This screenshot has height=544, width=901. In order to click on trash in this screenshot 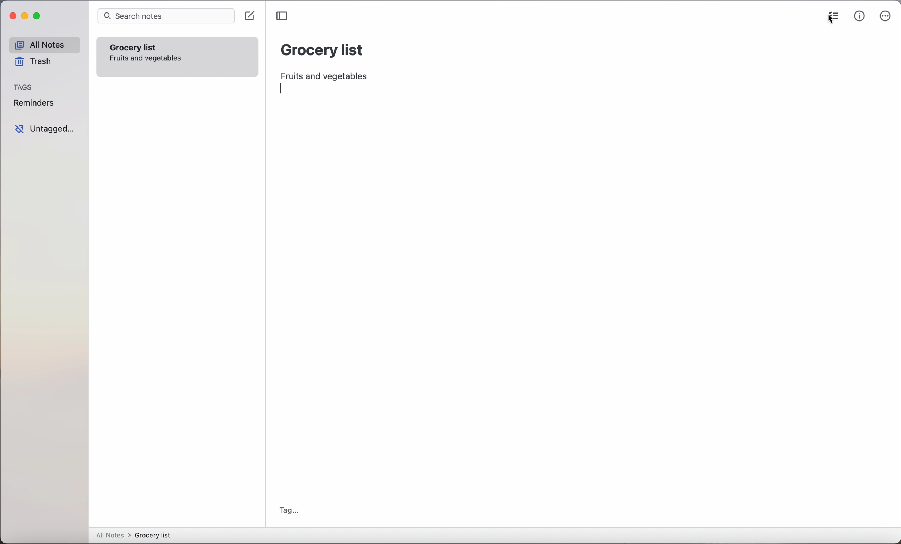, I will do `click(32, 63)`.